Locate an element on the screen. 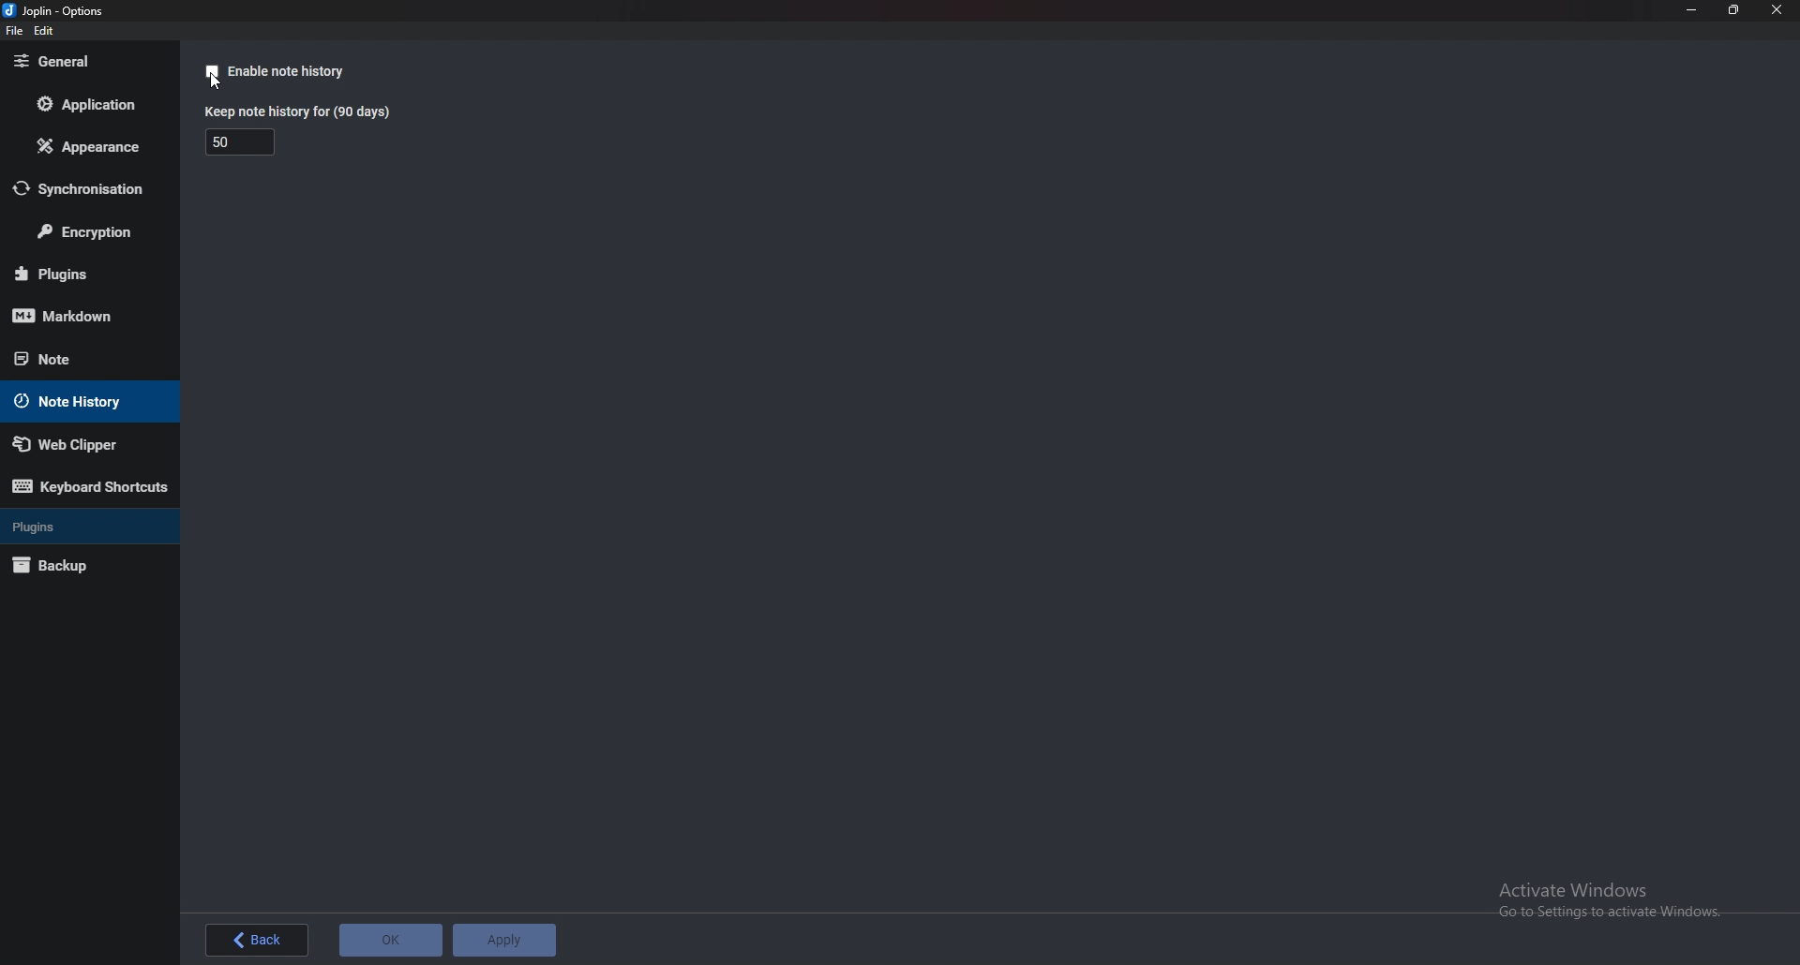 This screenshot has width=1800, height=965. back is located at coordinates (258, 941).